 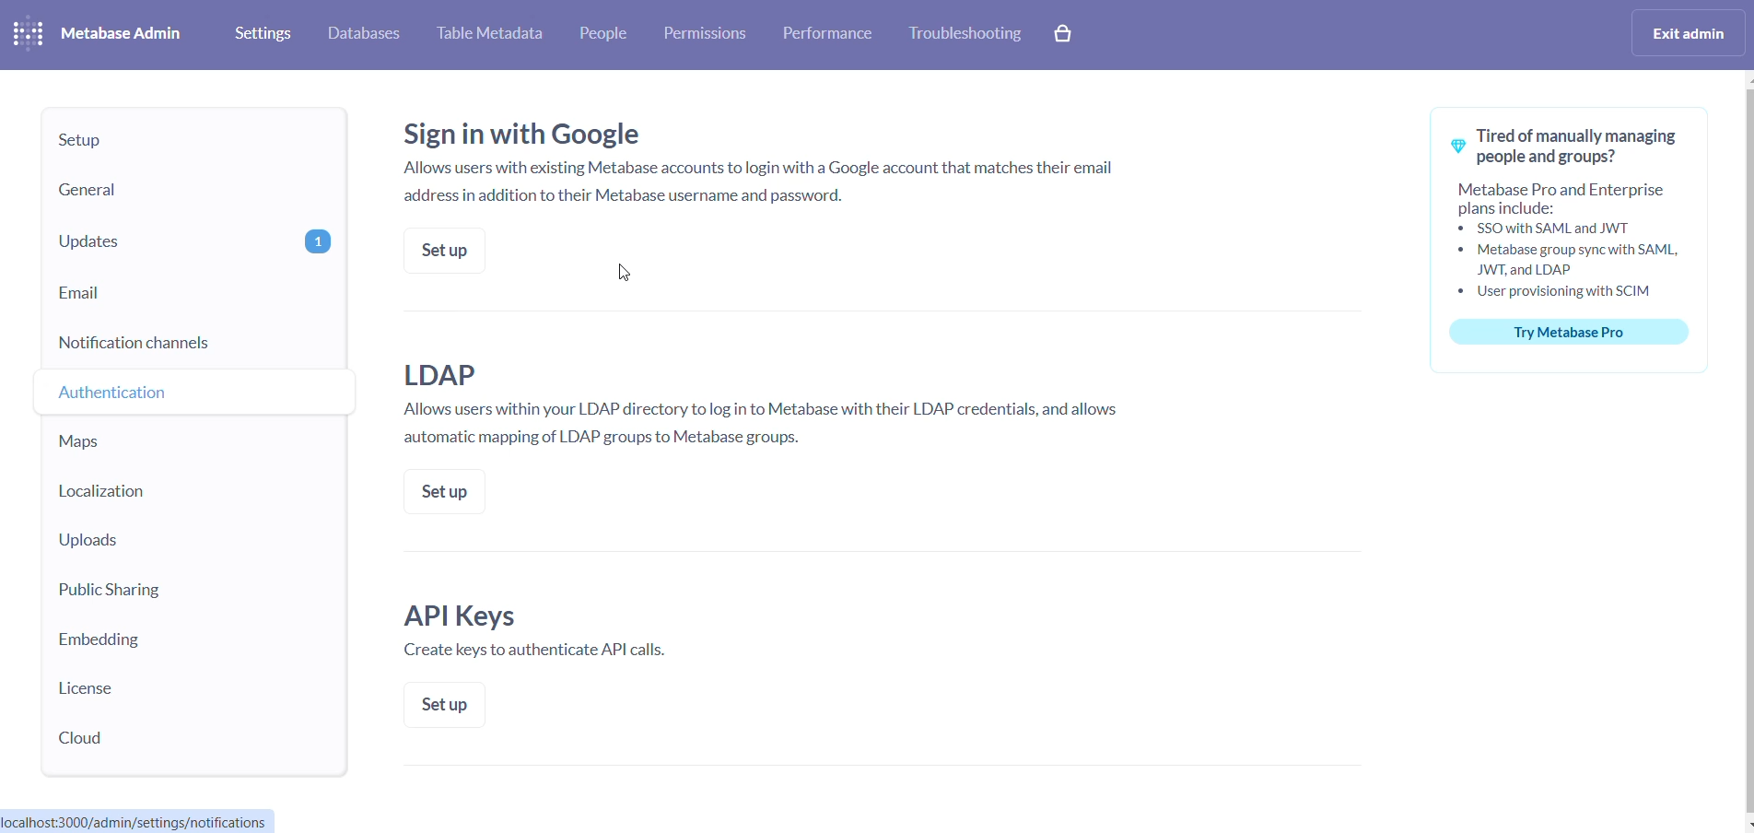 What do you see at coordinates (443, 707) in the screenshot?
I see `set up API` at bounding box center [443, 707].